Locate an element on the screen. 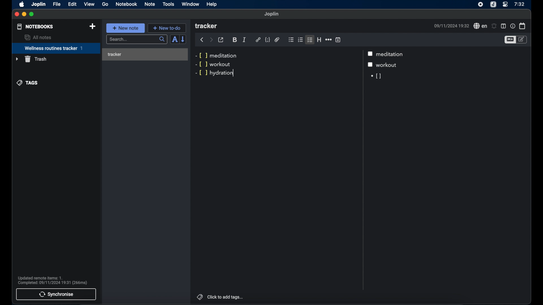 The height and width of the screenshot is (305, 543). joplin is located at coordinates (272, 14).